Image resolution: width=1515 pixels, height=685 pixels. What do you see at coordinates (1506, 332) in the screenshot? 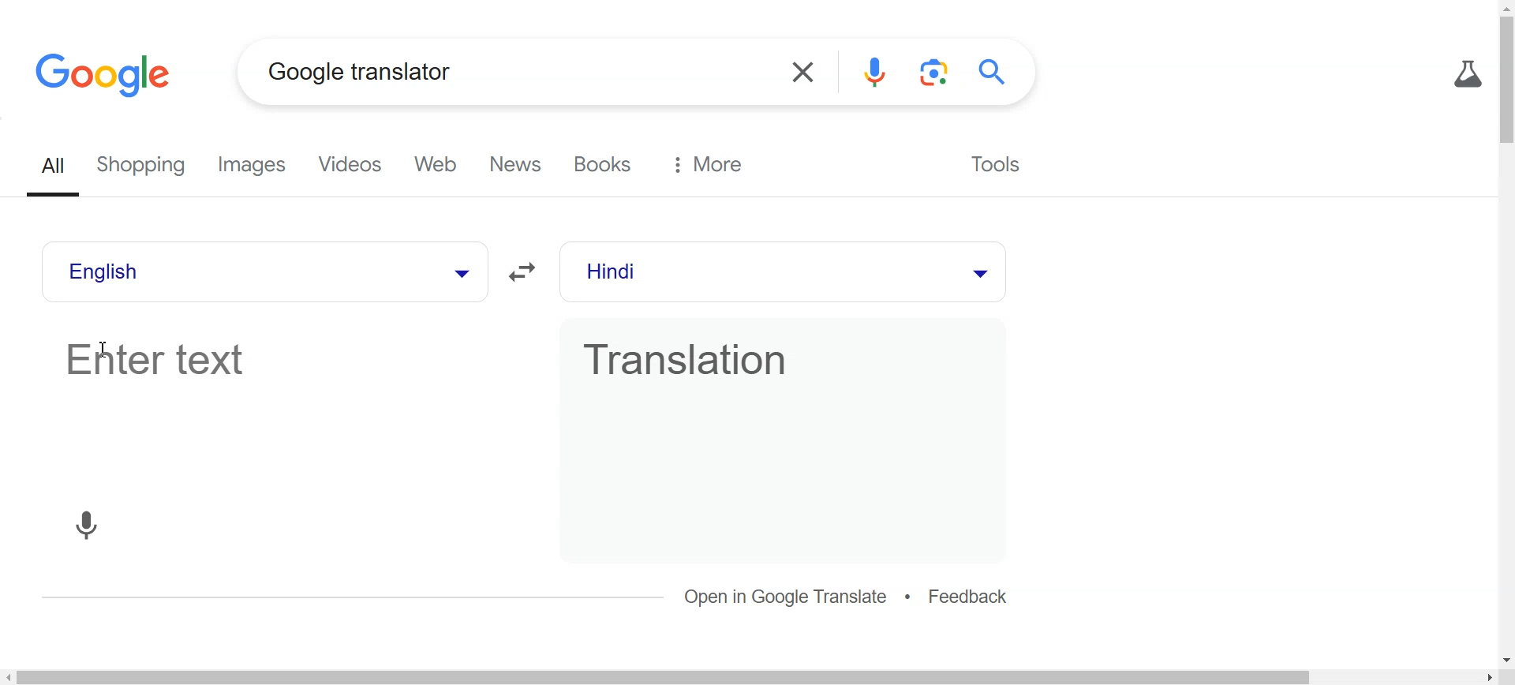
I see `Vertical scroll bar` at bounding box center [1506, 332].